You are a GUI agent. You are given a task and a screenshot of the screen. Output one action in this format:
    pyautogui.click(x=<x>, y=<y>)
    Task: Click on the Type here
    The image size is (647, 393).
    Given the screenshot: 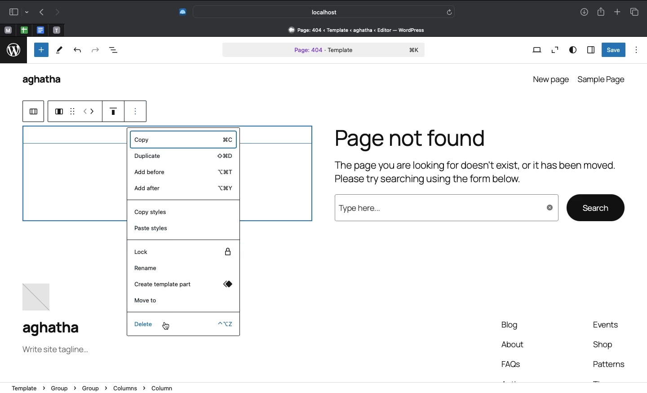 What is the action you would take?
    pyautogui.click(x=444, y=208)
    